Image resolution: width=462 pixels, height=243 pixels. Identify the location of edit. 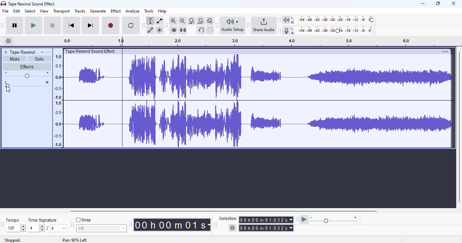
(17, 11).